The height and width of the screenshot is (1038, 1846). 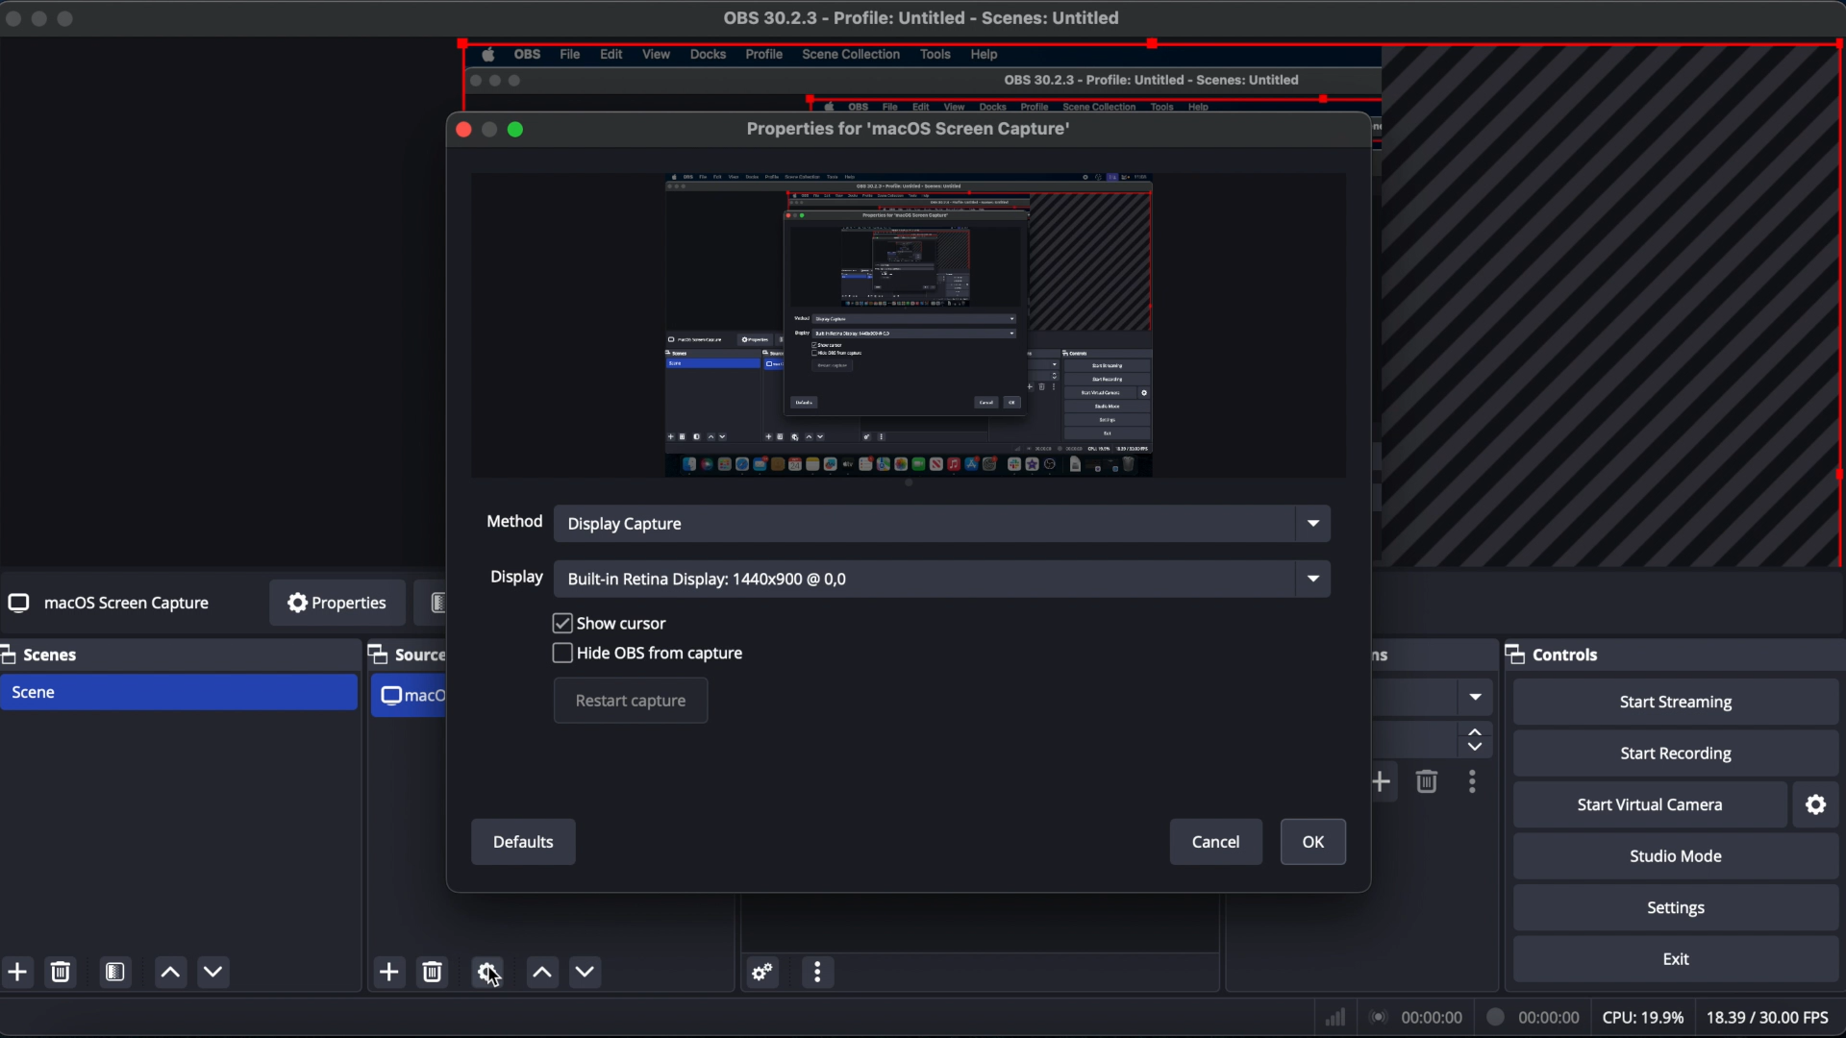 What do you see at coordinates (908, 324) in the screenshot?
I see `preview window` at bounding box center [908, 324].